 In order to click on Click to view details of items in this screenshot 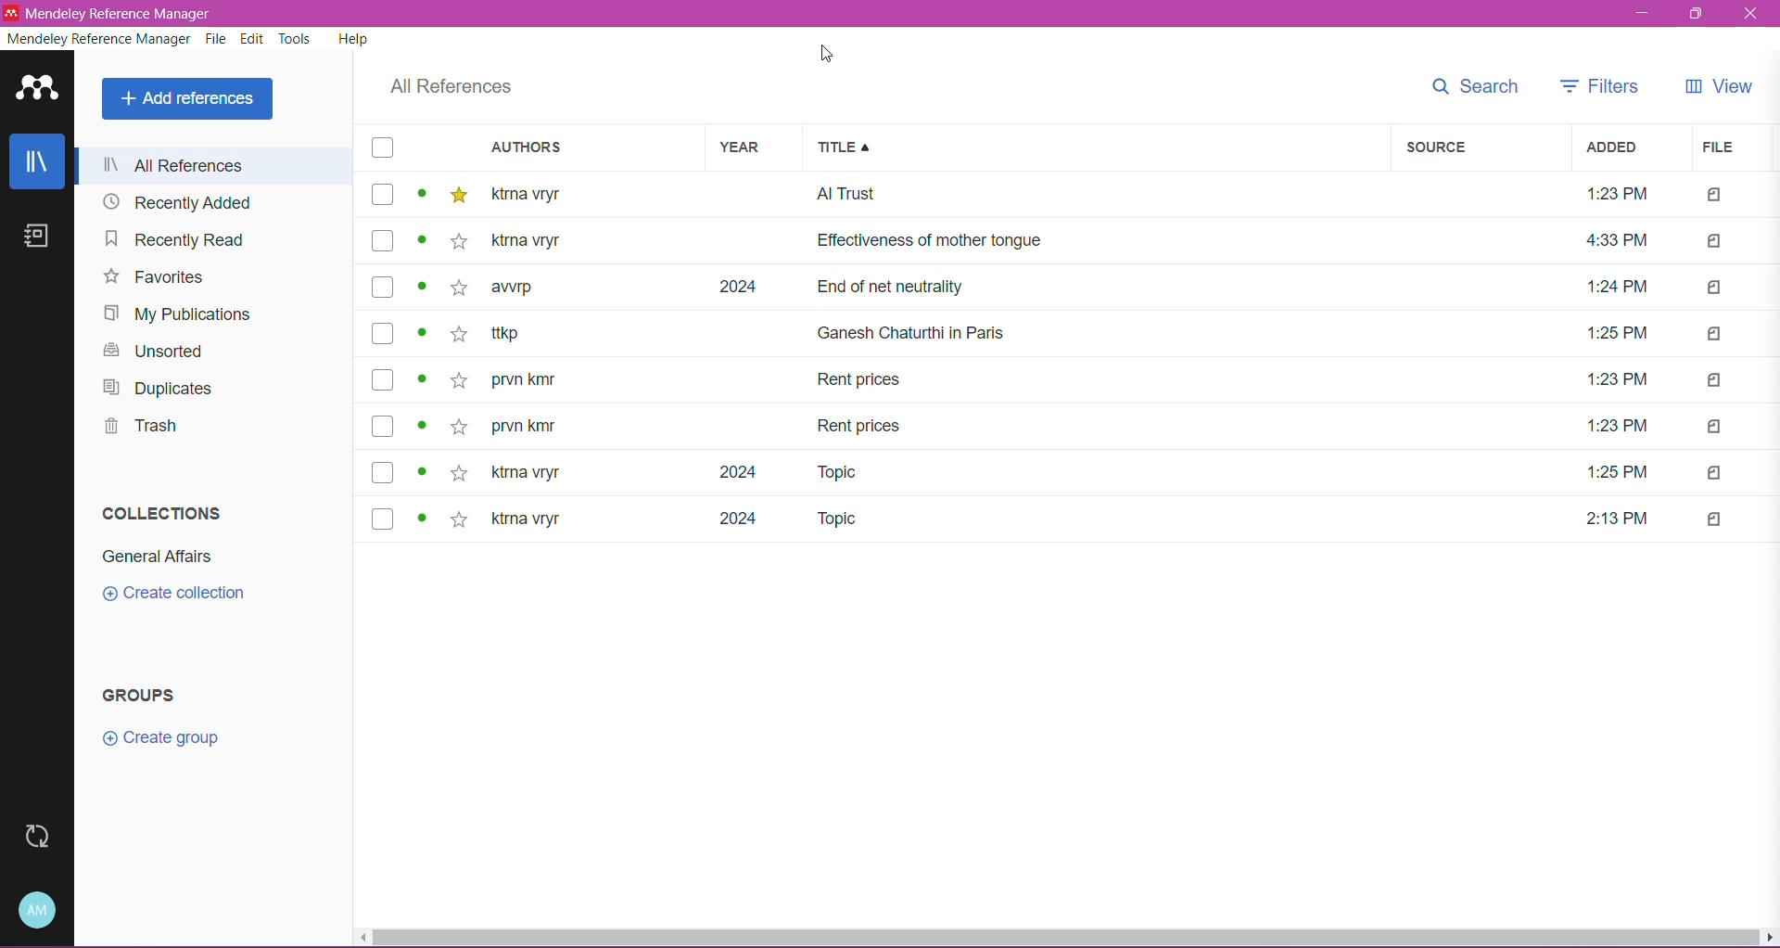, I will do `click(424, 357)`.